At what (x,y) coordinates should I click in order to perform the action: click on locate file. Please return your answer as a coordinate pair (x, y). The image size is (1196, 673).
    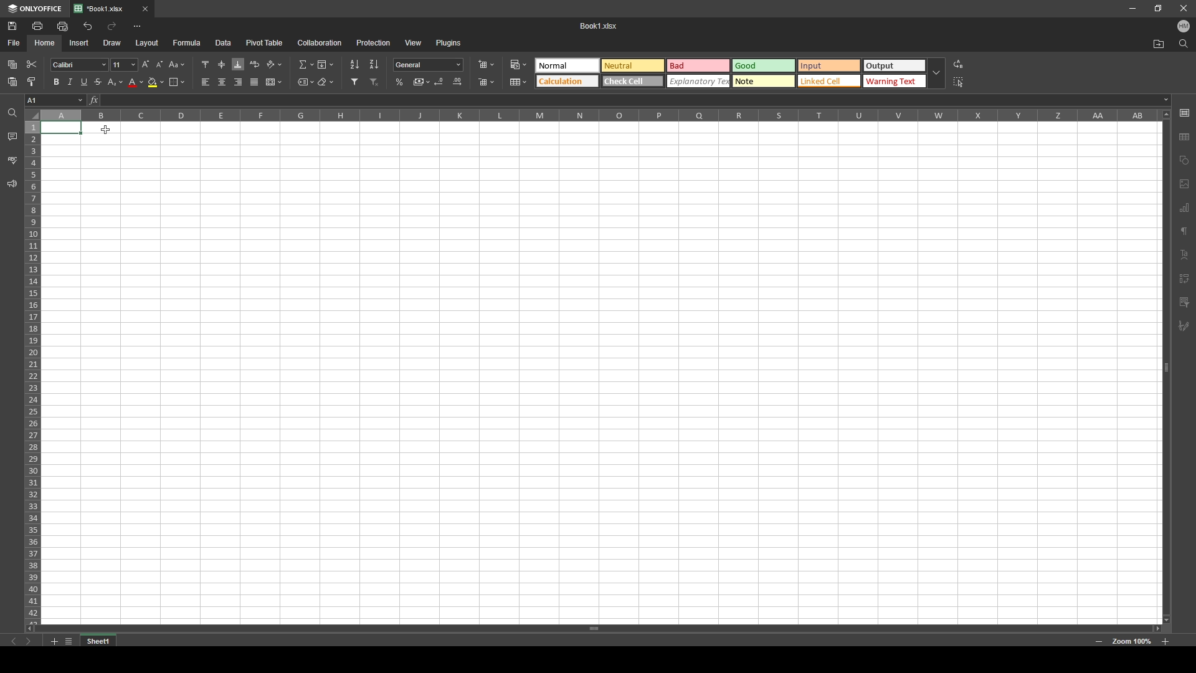
    Looking at the image, I should click on (1159, 44).